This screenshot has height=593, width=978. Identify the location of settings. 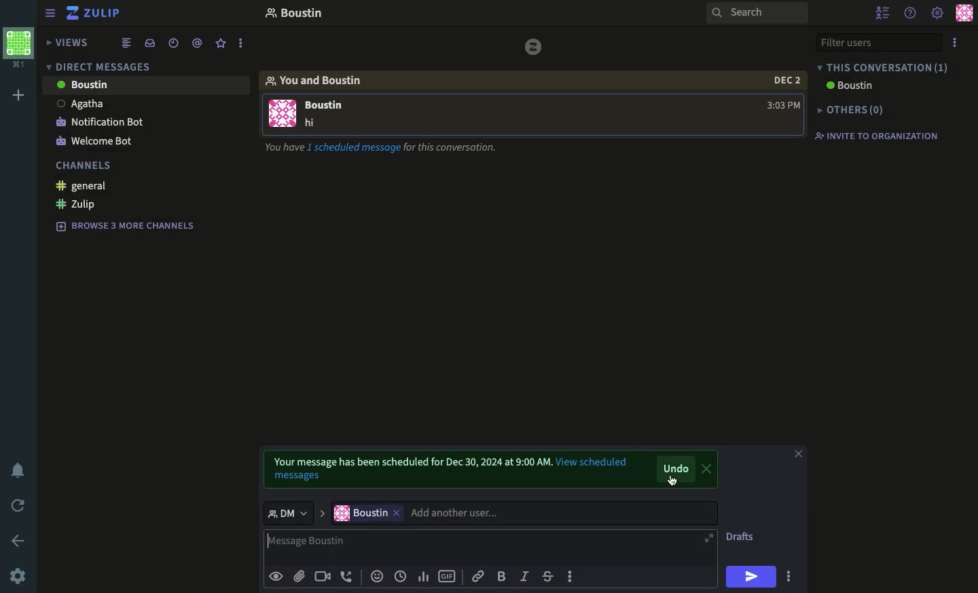
(937, 14).